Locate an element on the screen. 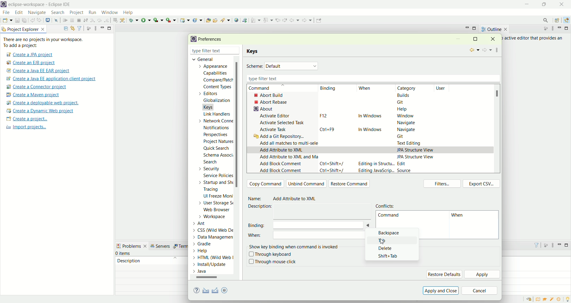 The height and width of the screenshot is (303, 571). forward is located at coordinates (487, 50).